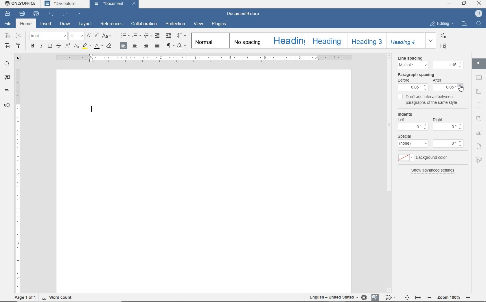 The image size is (486, 302). Describe the element at coordinates (98, 46) in the screenshot. I see `font color` at that location.